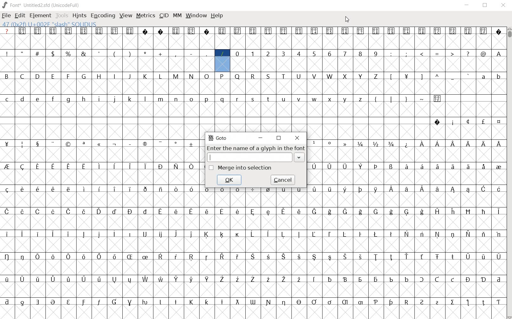 The image size is (512, 319). Describe the element at coordinates (299, 189) in the screenshot. I see `glyph` at that location.